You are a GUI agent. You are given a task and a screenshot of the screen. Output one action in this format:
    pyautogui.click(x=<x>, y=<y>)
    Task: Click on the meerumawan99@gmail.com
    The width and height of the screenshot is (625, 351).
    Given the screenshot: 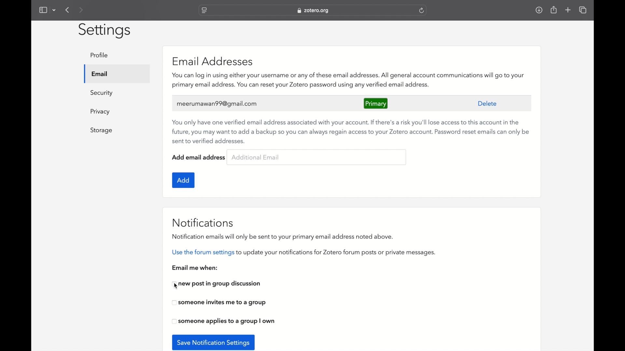 What is the action you would take?
    pyautogui.click(x=217, y=104)
    